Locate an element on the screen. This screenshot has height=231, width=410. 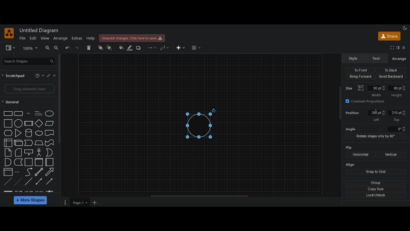
line is located at coordinates (29, 181).